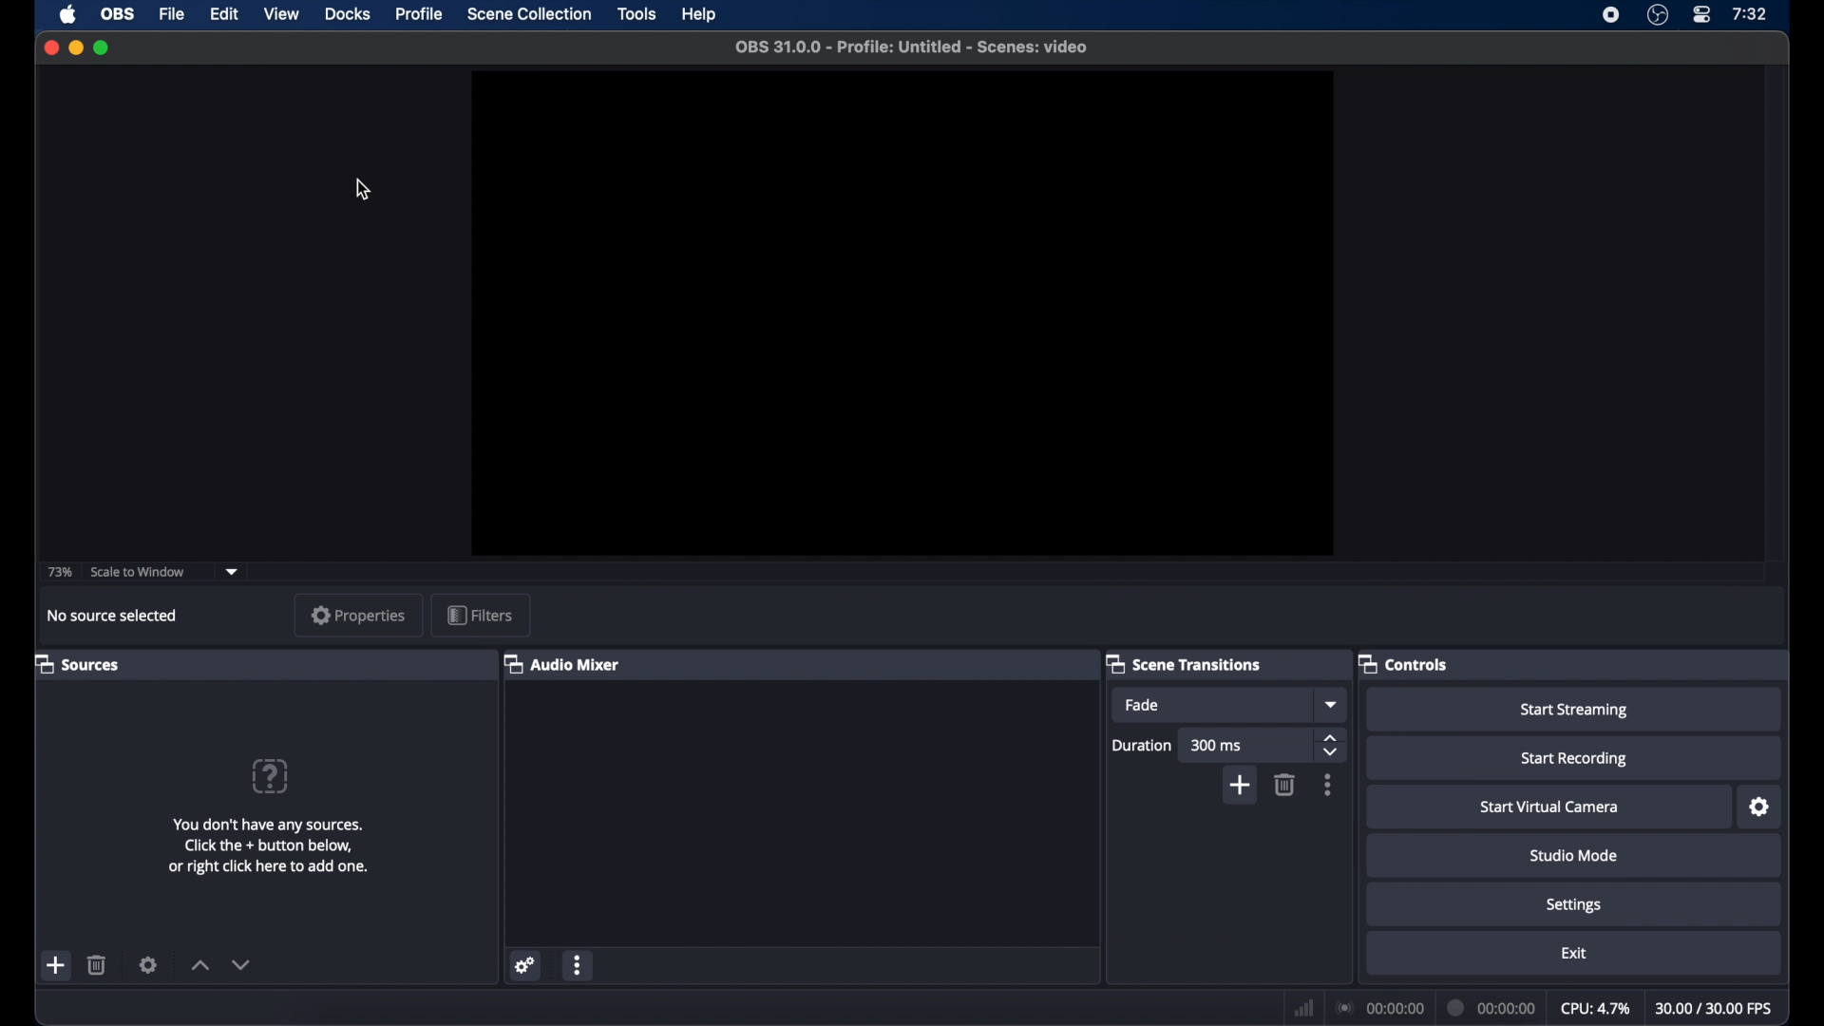 The height and width of the screenshot is (1026, 1824). What do you see at coordinates (1283, 785) in the screenshot?
I see `delete` at bounding box center [1283, 785].